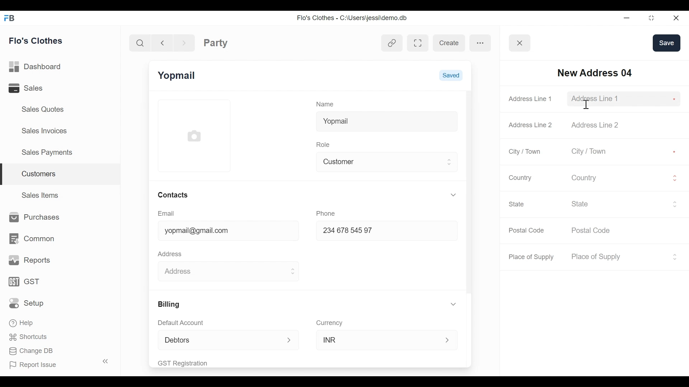  What do you see at coordinates (61, 175) in the screenshot?
I see `Customers` at bounding box center [61, 175].